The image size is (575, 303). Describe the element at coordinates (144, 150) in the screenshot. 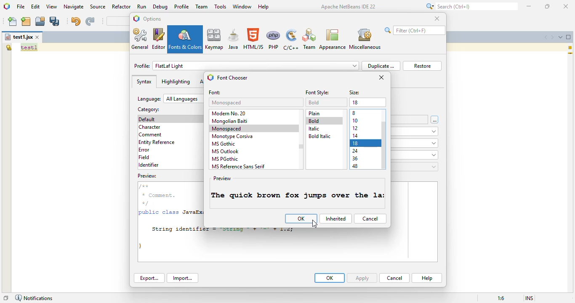

I see `error` at that location.